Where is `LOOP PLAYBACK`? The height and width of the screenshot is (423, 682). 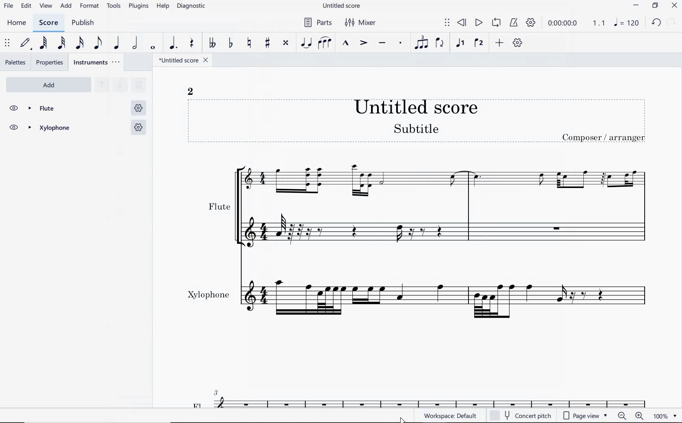 LOOP PLAYBACK is located at coordinates (495, 23).